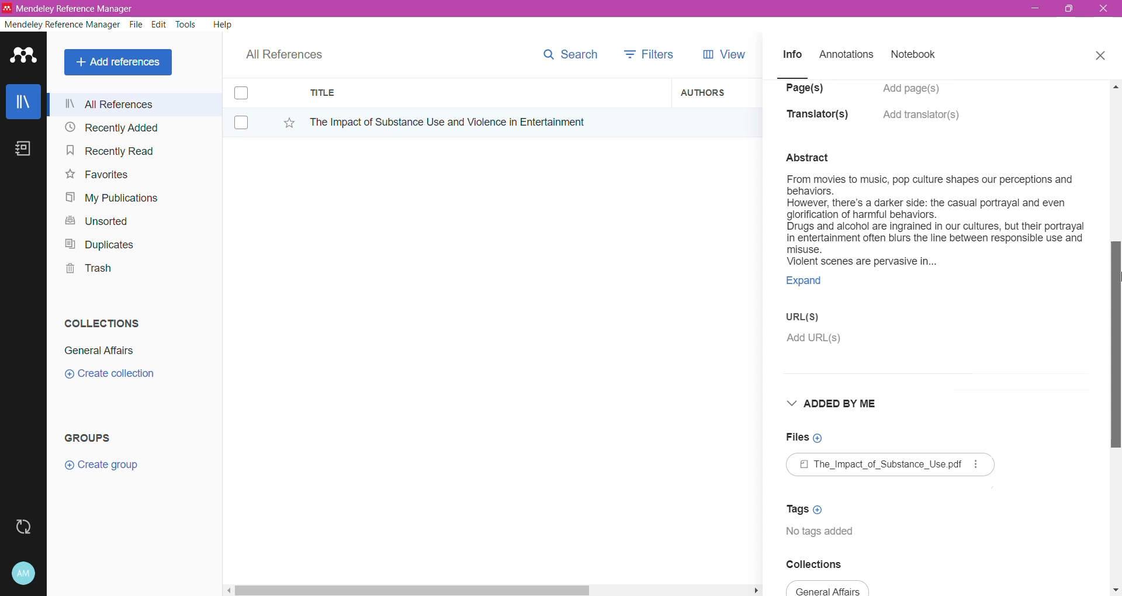  What do you see at coordinates (570, 52) in the screenshot?
I see `Search` at bounding box center [570, 52].